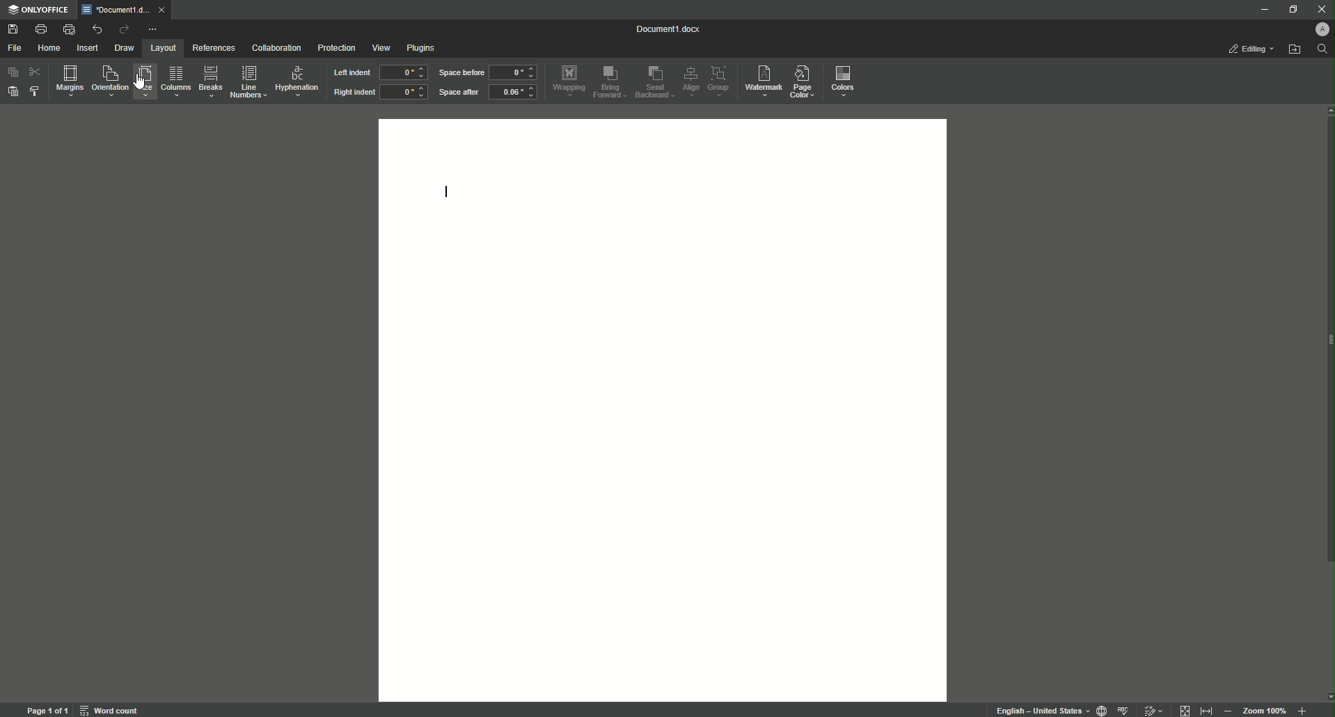  I want to click on Page Color, so click(807, 79).